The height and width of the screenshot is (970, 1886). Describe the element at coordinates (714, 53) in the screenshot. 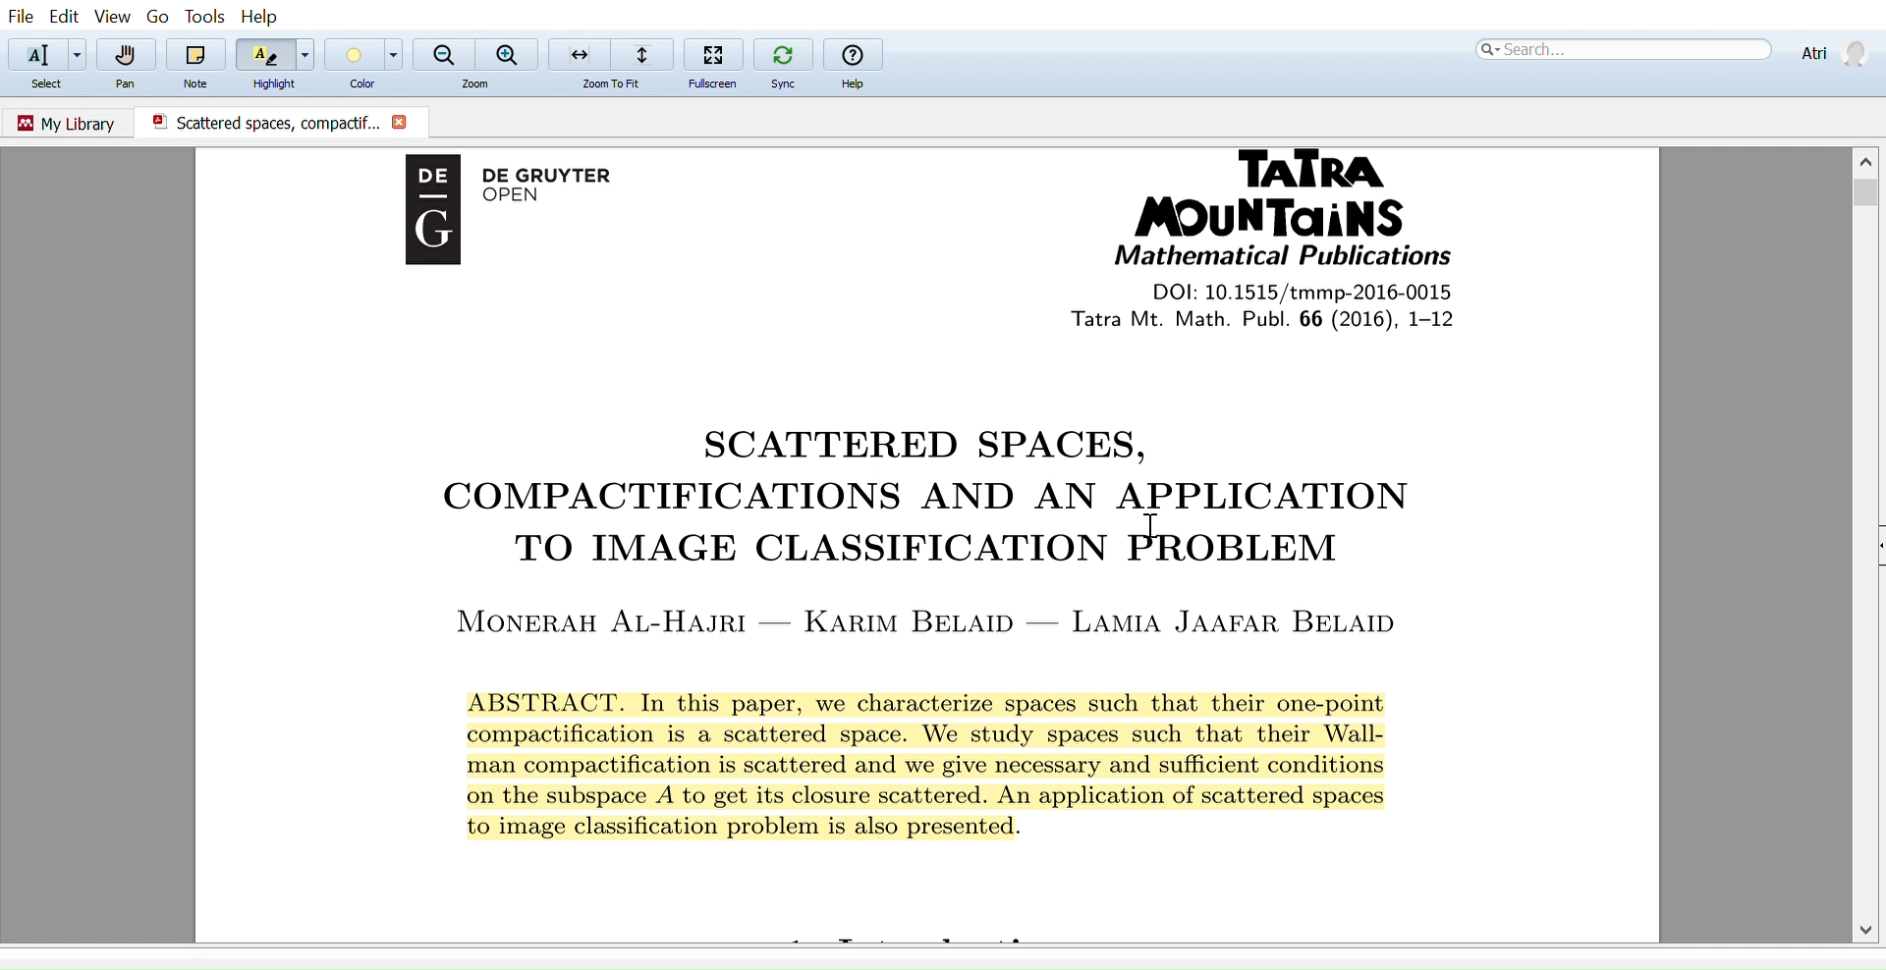

I see `Fullscreen` at that location.